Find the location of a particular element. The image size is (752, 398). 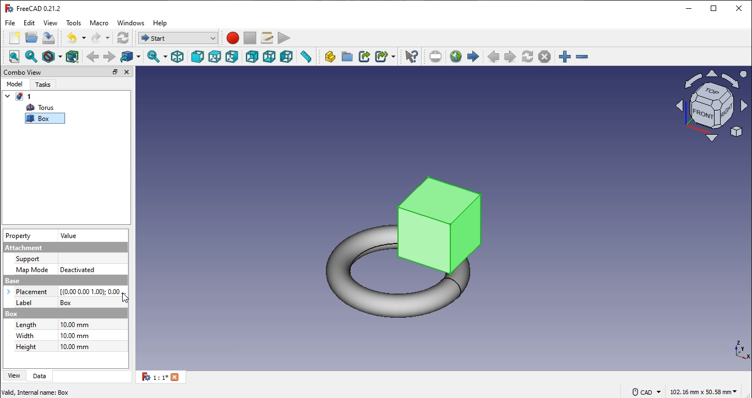

go to linked object is located at coordinates (131, 56).